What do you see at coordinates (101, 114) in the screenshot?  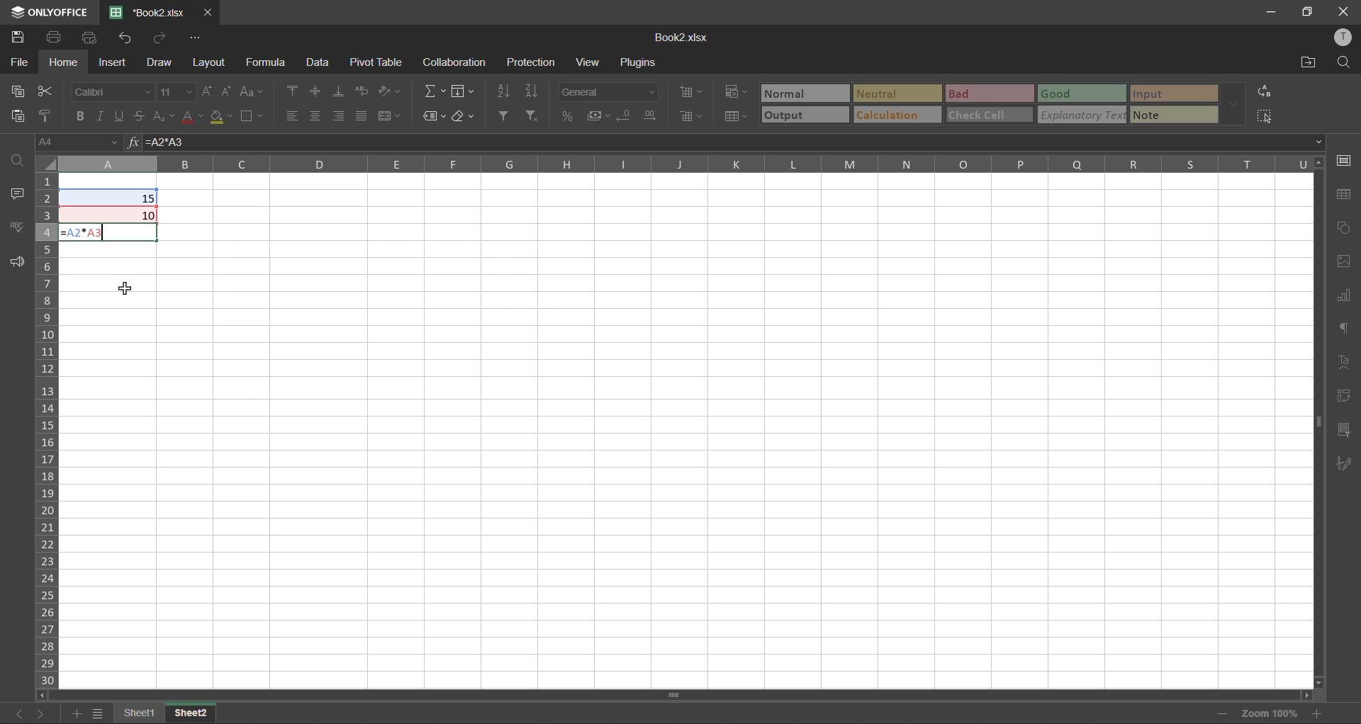 I see `italic` at bounding box center [101, 114].